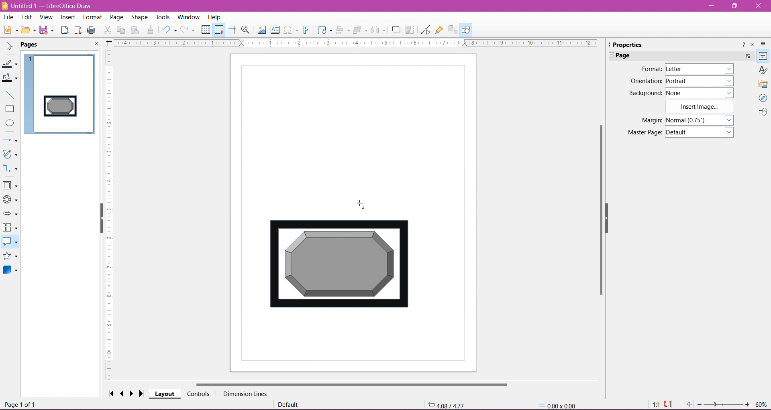  Describe the element at coordinates (748, 405) in the screenshot. I see `Zoom In` at that location.